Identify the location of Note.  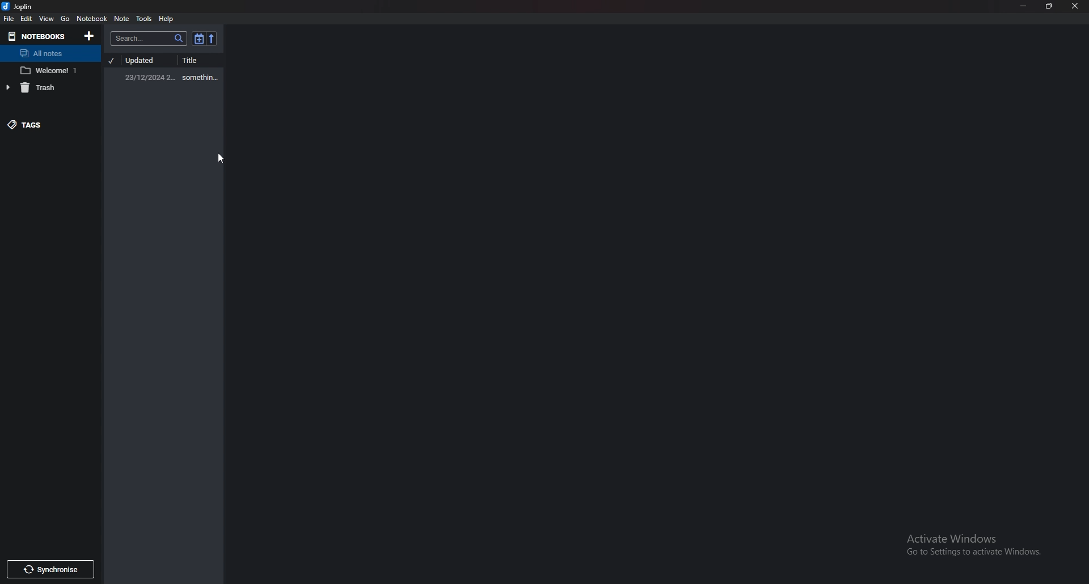
(123, 18).